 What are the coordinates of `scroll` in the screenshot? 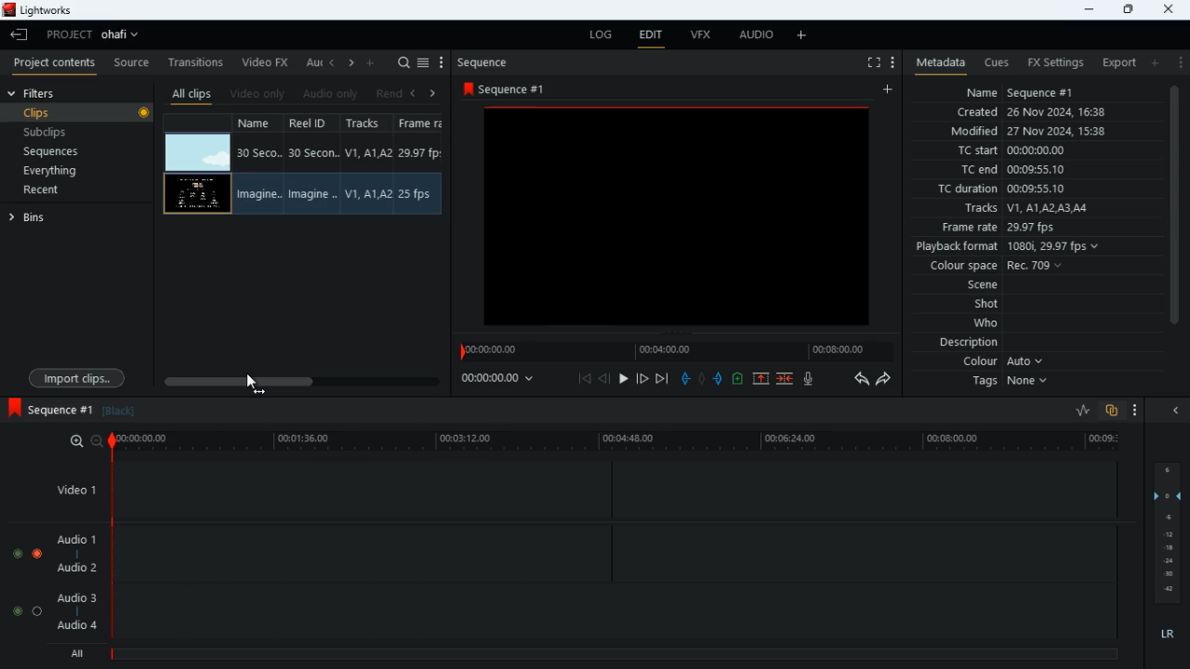 It's located at (299, 381).